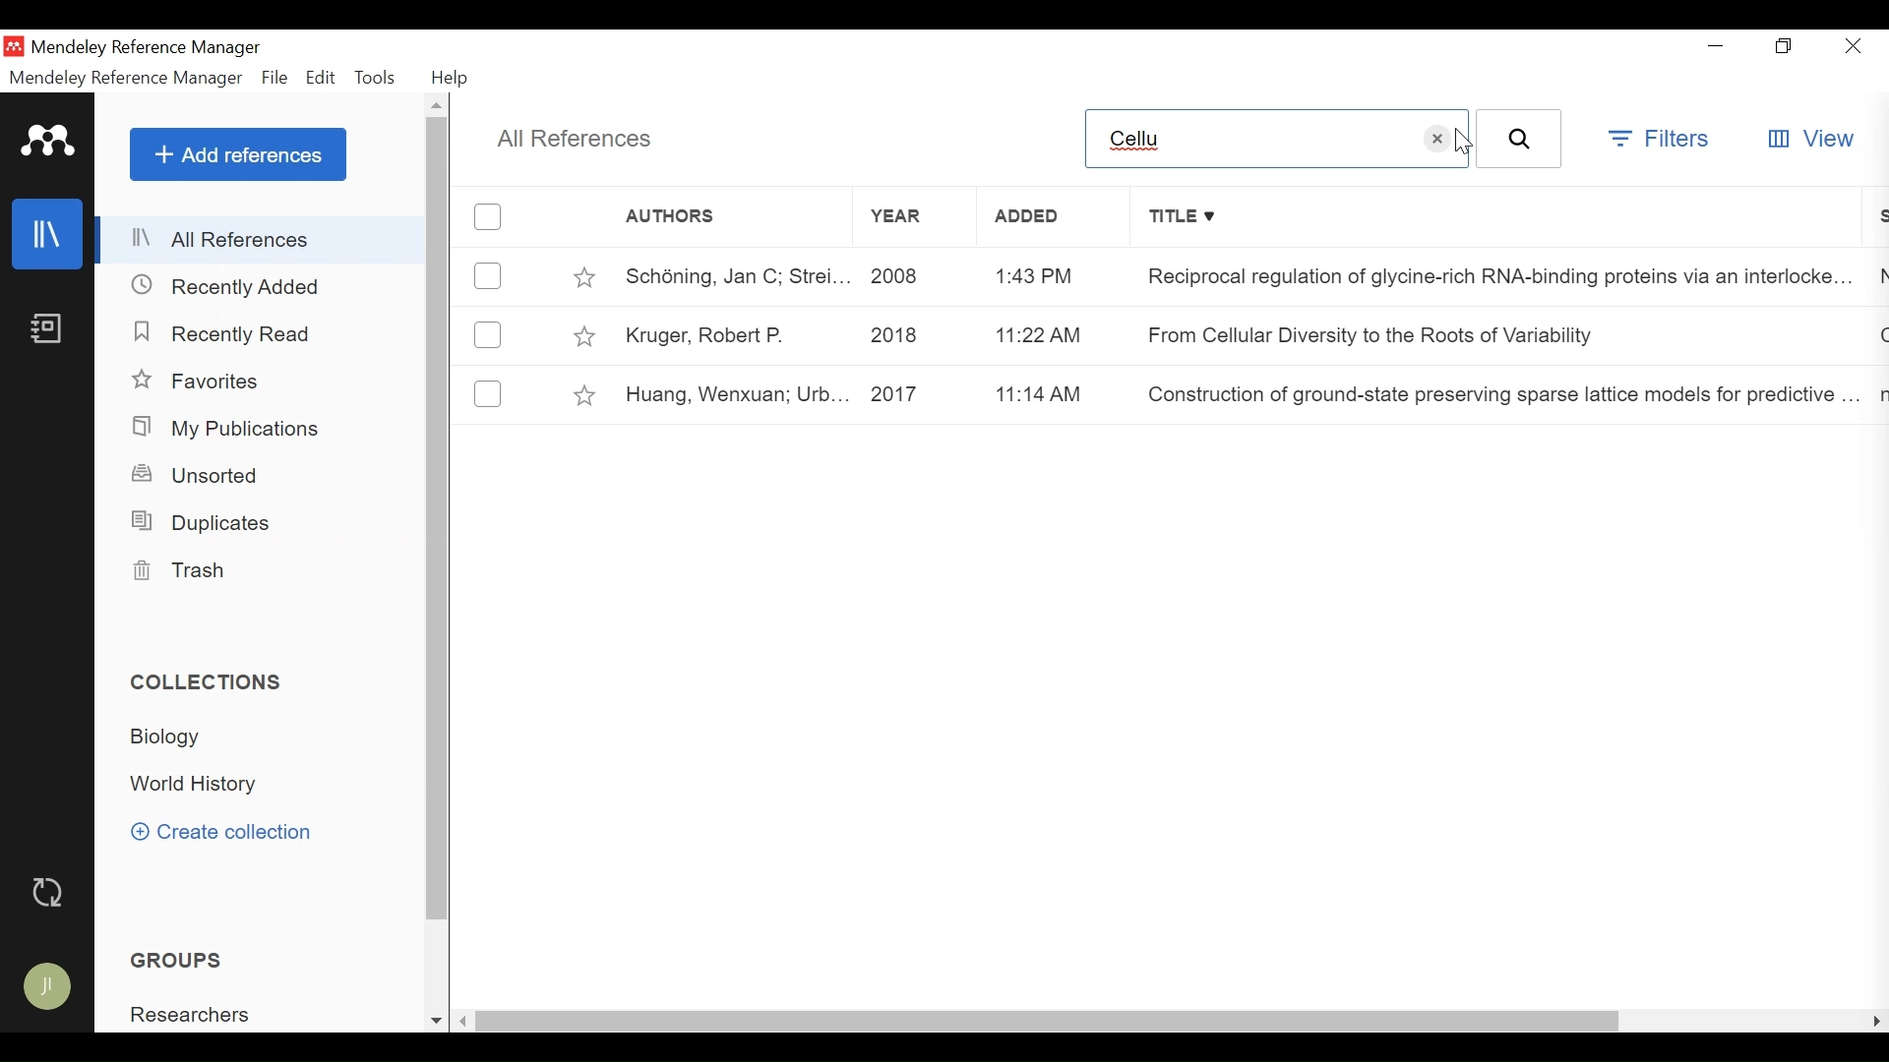 The image size is (1889, 1062). I want to click on (un)select, so click(489, 275).